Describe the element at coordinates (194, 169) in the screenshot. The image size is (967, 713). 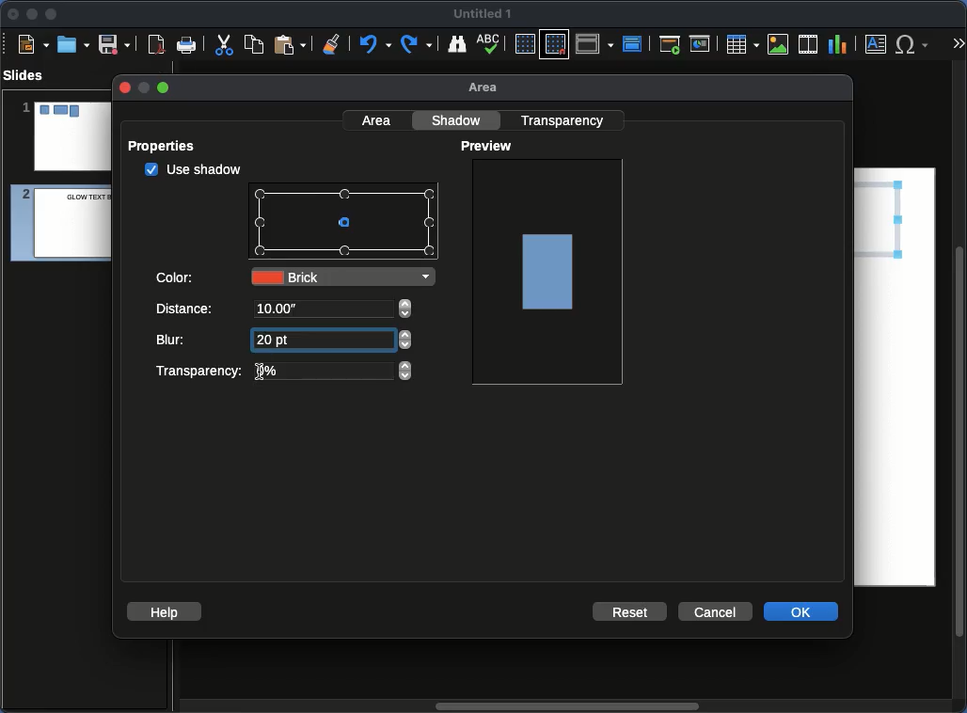
I see `checked Use shadow` at that location.